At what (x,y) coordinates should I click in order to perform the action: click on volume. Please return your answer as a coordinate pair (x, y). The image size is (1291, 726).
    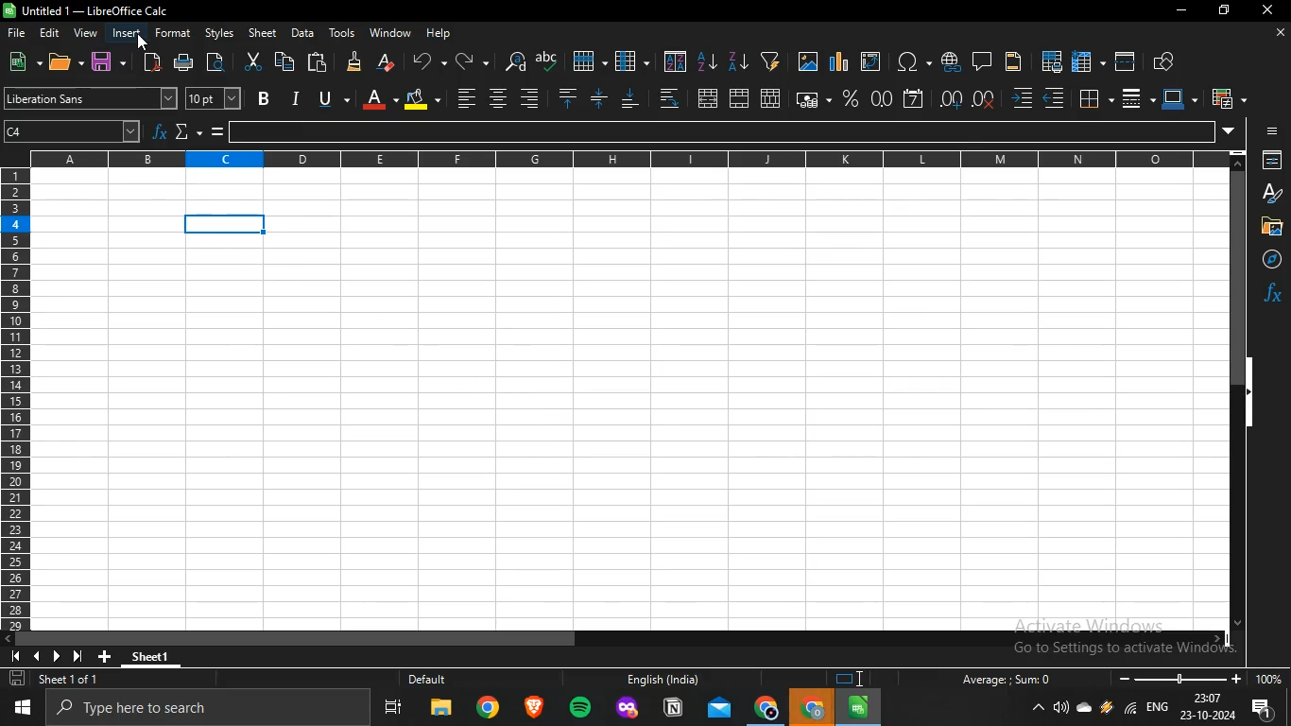
    Looking at the image, I should click on (1061, 708).